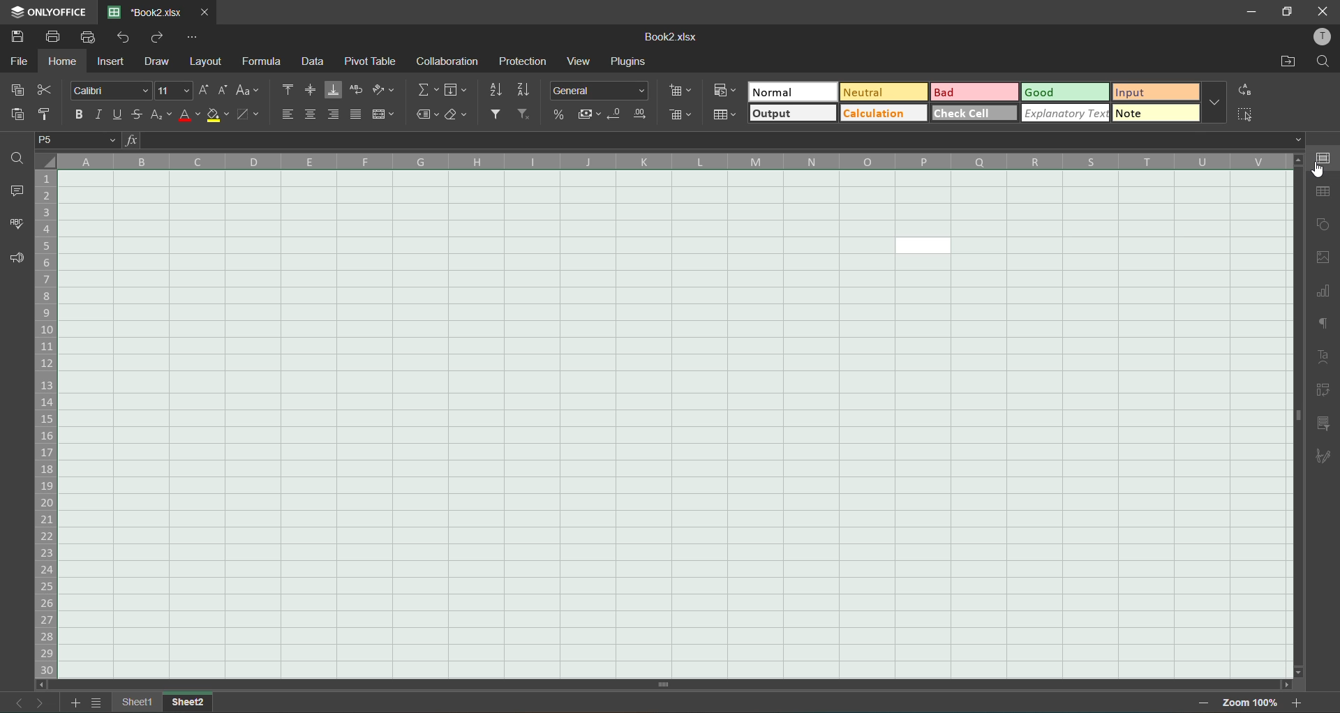 Image resolution: width=1340 pixels, height=713 pixels. Describe the element at coordinates (972, 111) in the screenshot. I see `check cell` at that location.